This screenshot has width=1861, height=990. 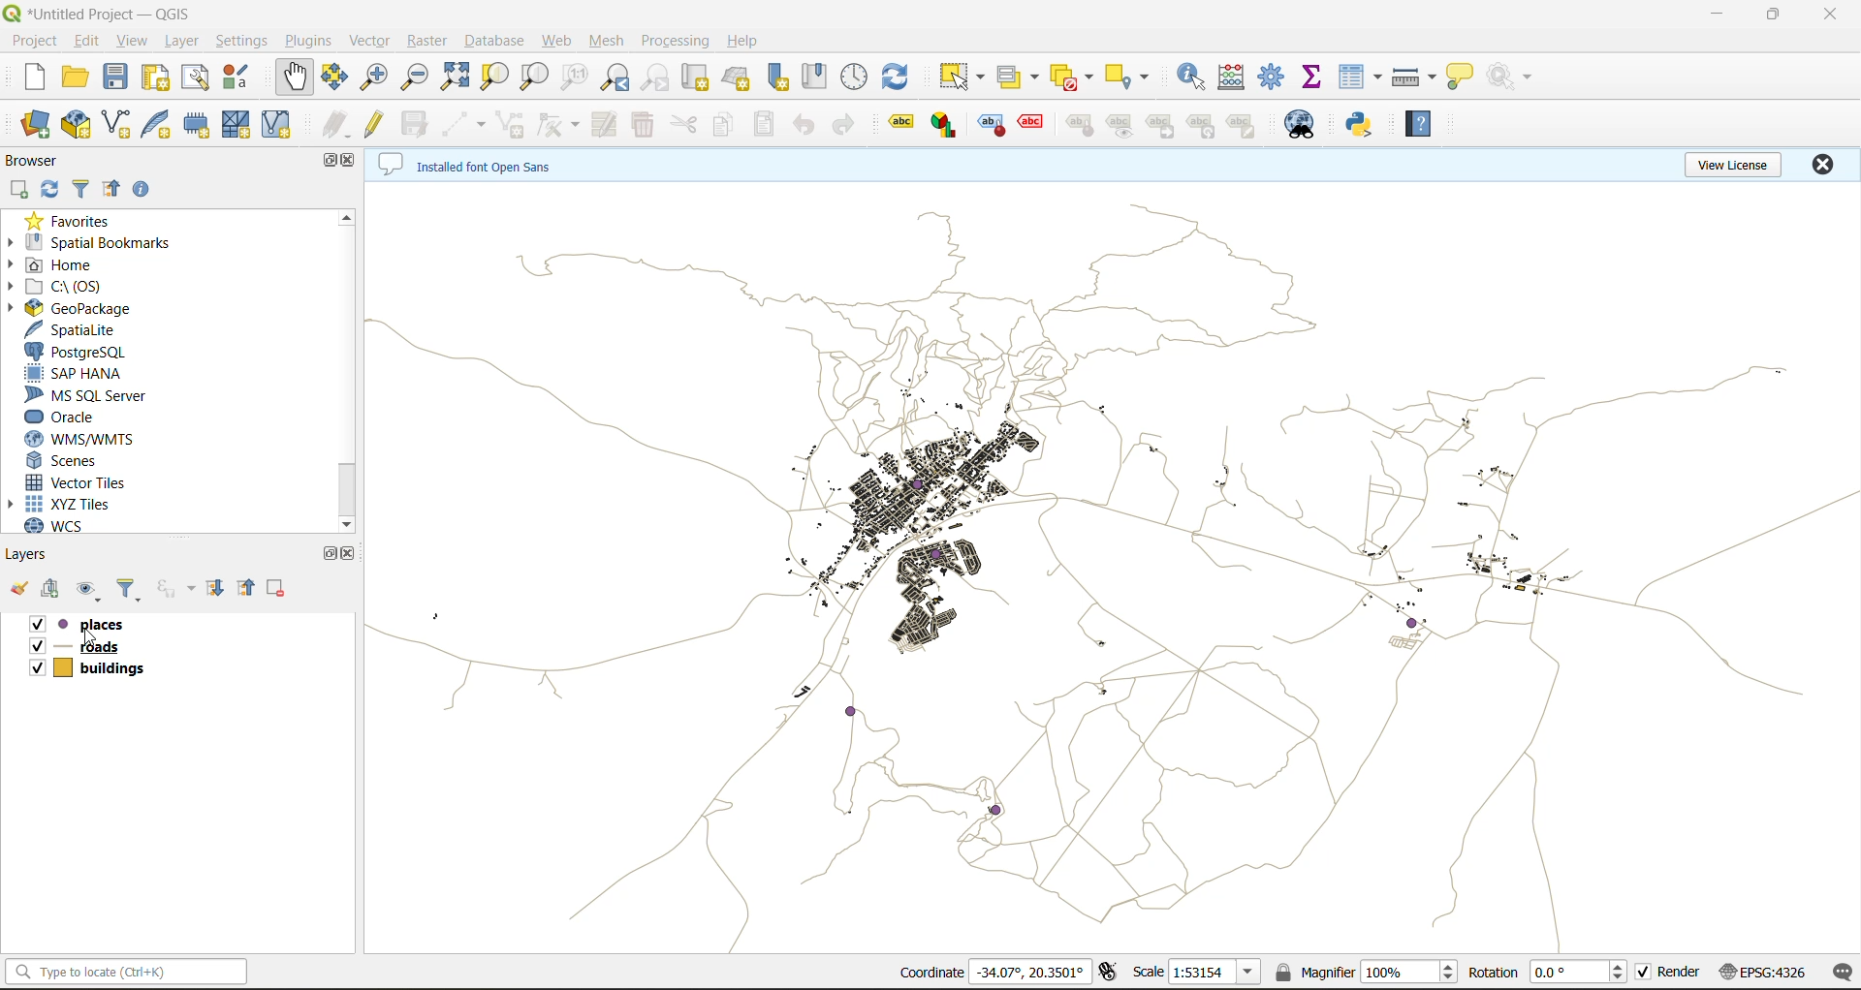 I want to click on cursor, so click(x=89, y=636).